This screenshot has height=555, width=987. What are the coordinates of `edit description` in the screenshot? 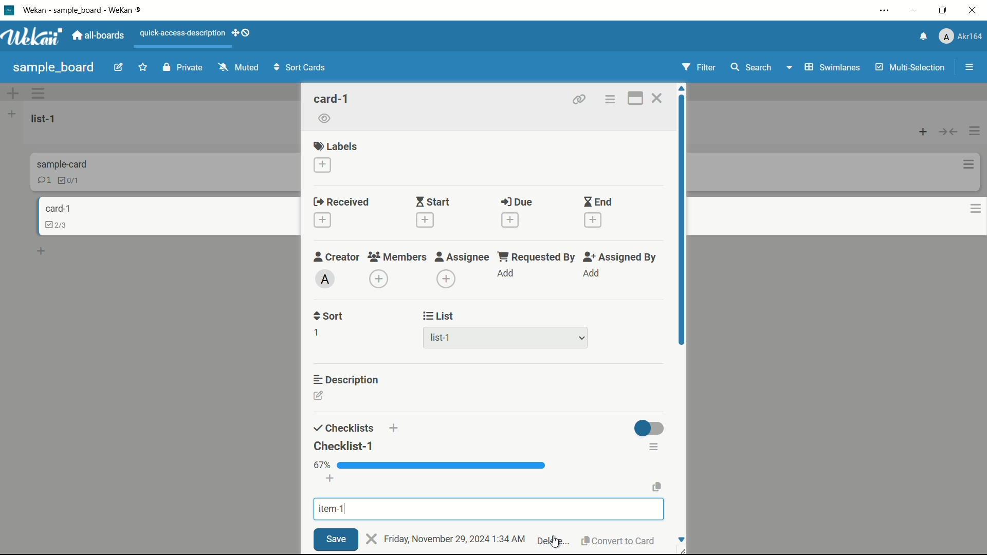 It's located at (318, 395).